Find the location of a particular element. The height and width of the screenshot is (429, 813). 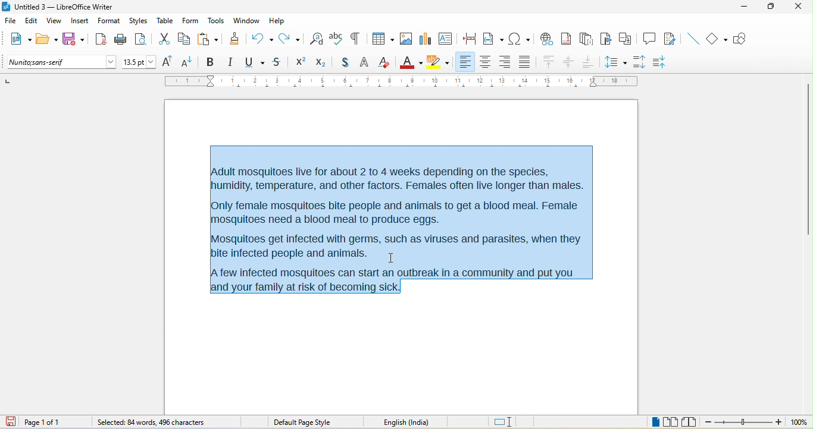

align center is located at coordinates (486, 62).